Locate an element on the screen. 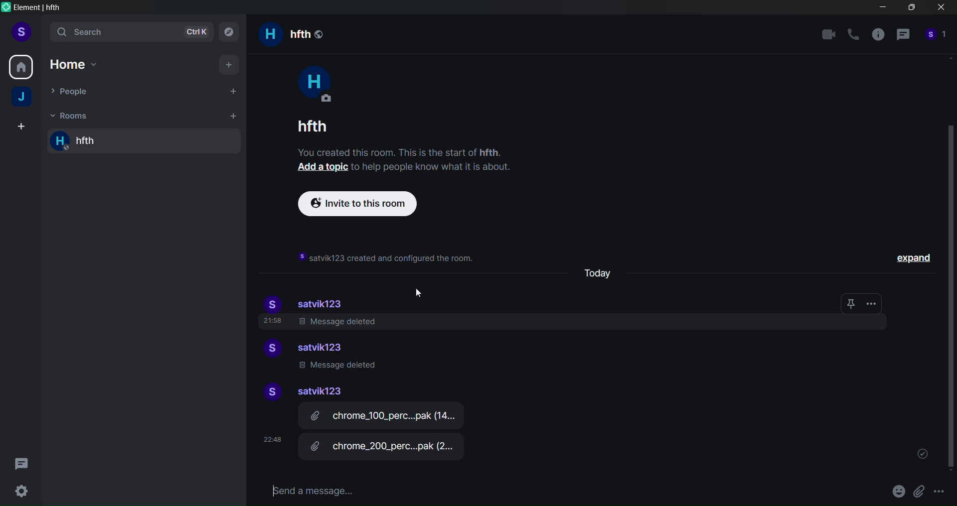 This screenshot has height=506, width=957. Use is located at coordinates (307, 300).